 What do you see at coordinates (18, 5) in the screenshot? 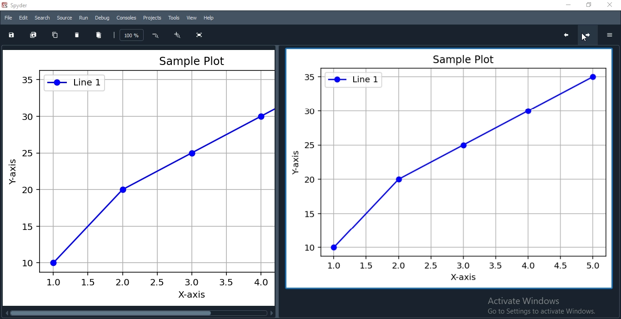
I see `spyder` at bounding box center [18, 5].